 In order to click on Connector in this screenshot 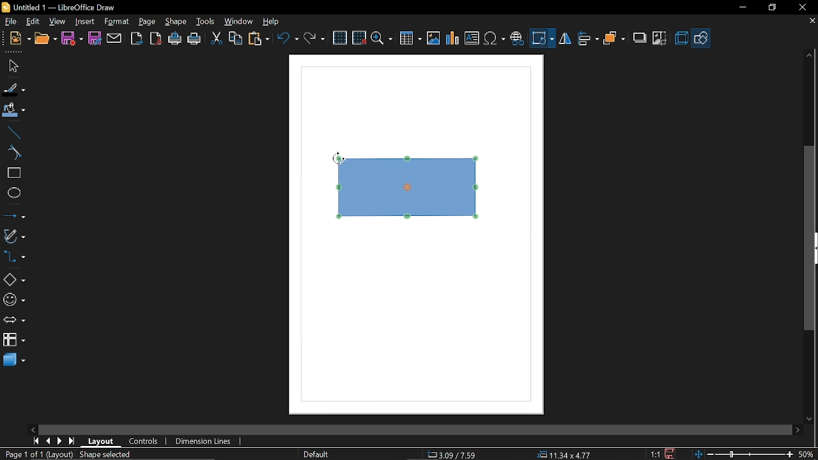, I will do `click(14, 258)`.